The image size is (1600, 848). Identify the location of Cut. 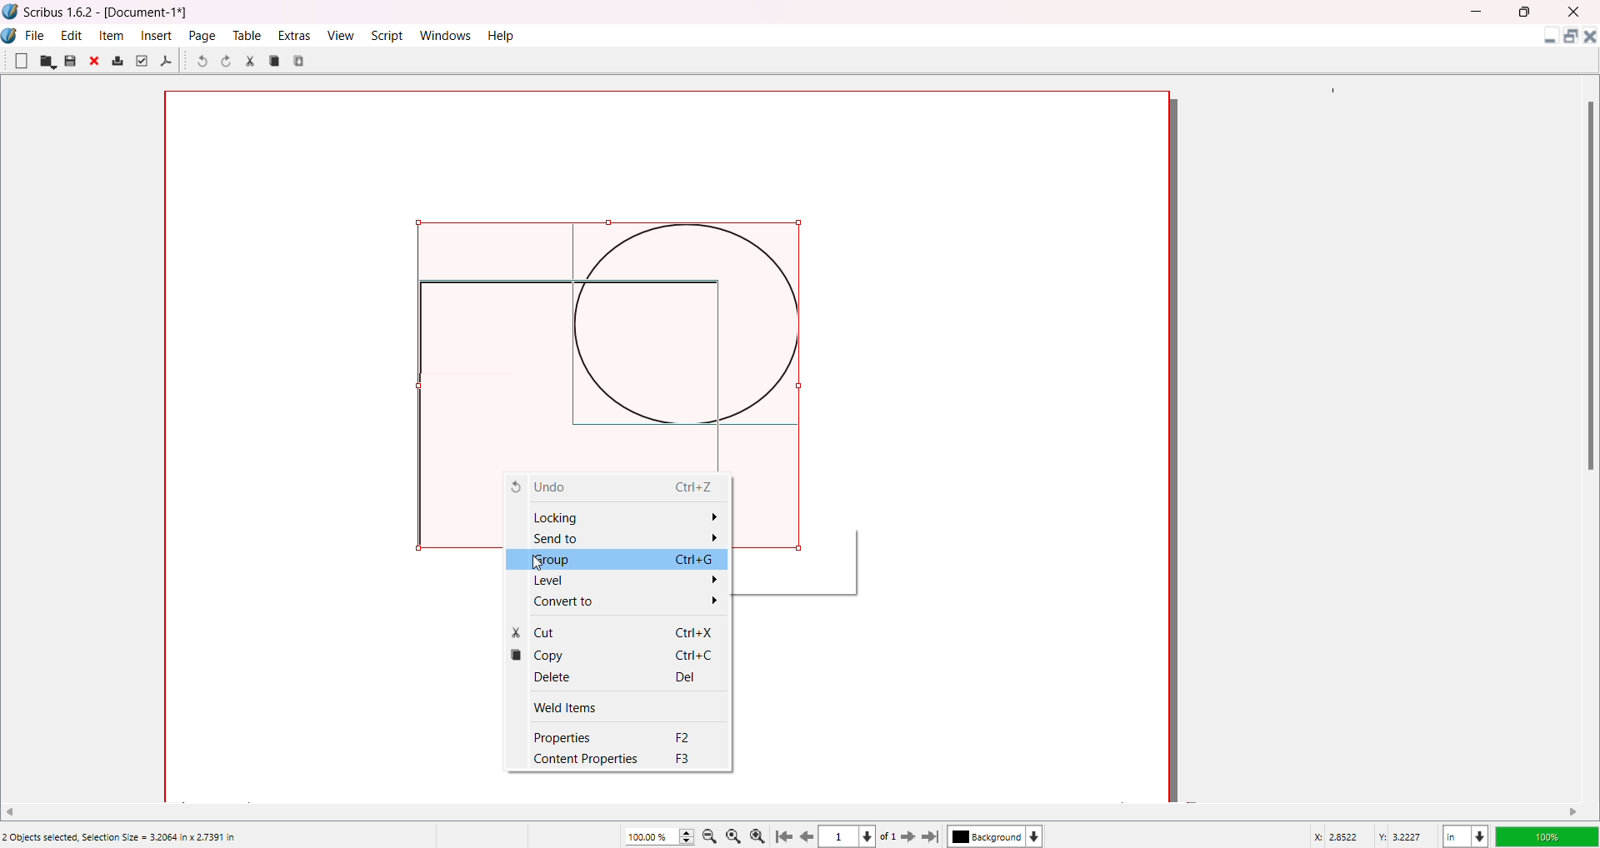
(616, 632).